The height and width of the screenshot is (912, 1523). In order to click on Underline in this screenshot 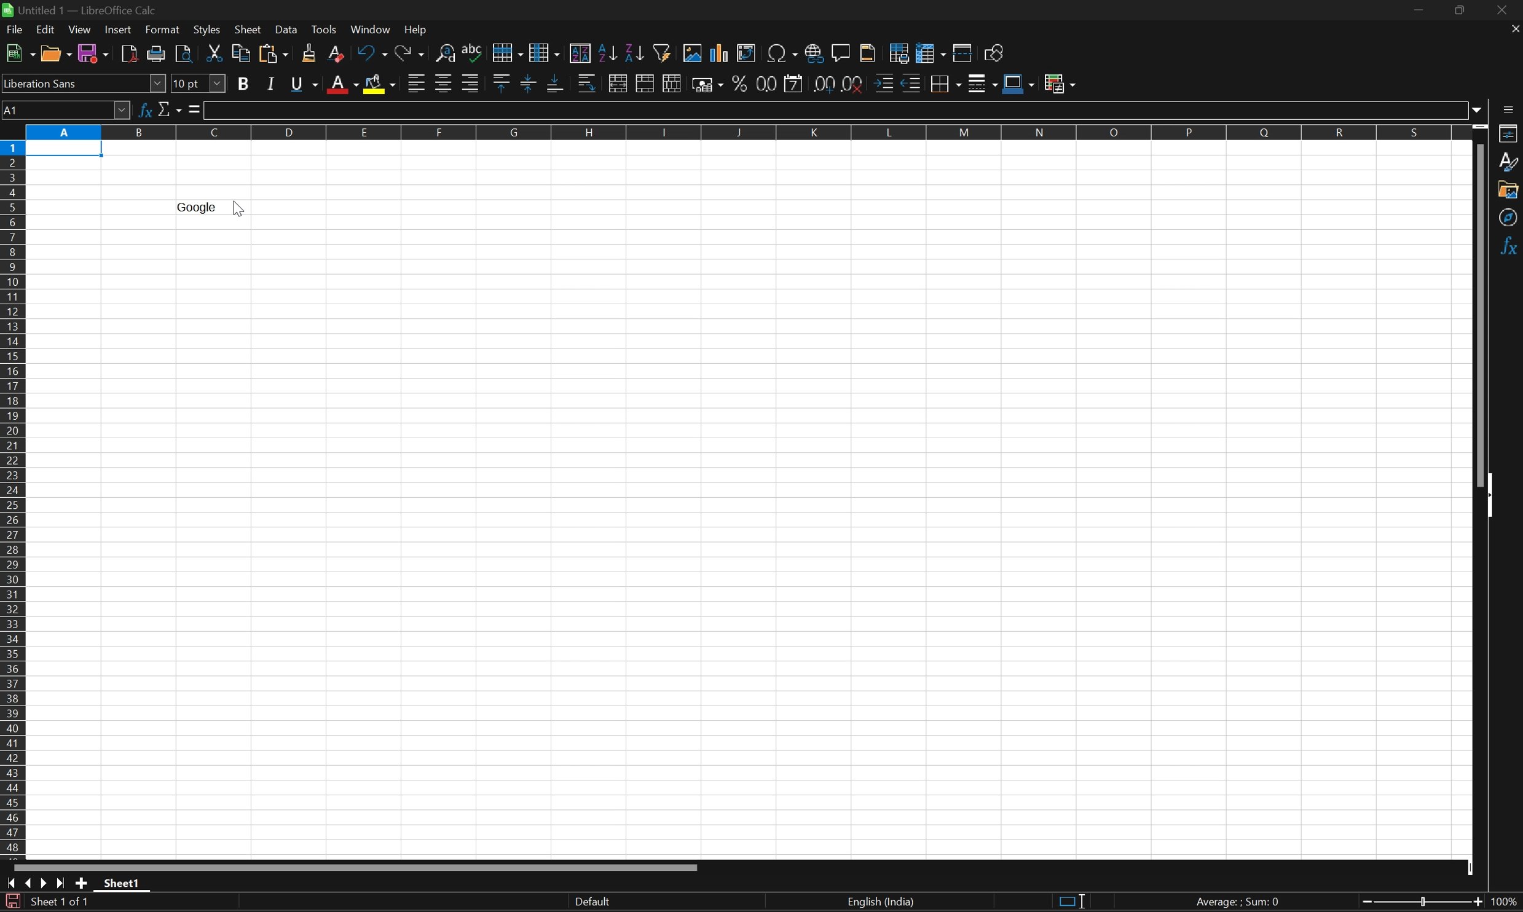, I will do `click(306, 83)`.